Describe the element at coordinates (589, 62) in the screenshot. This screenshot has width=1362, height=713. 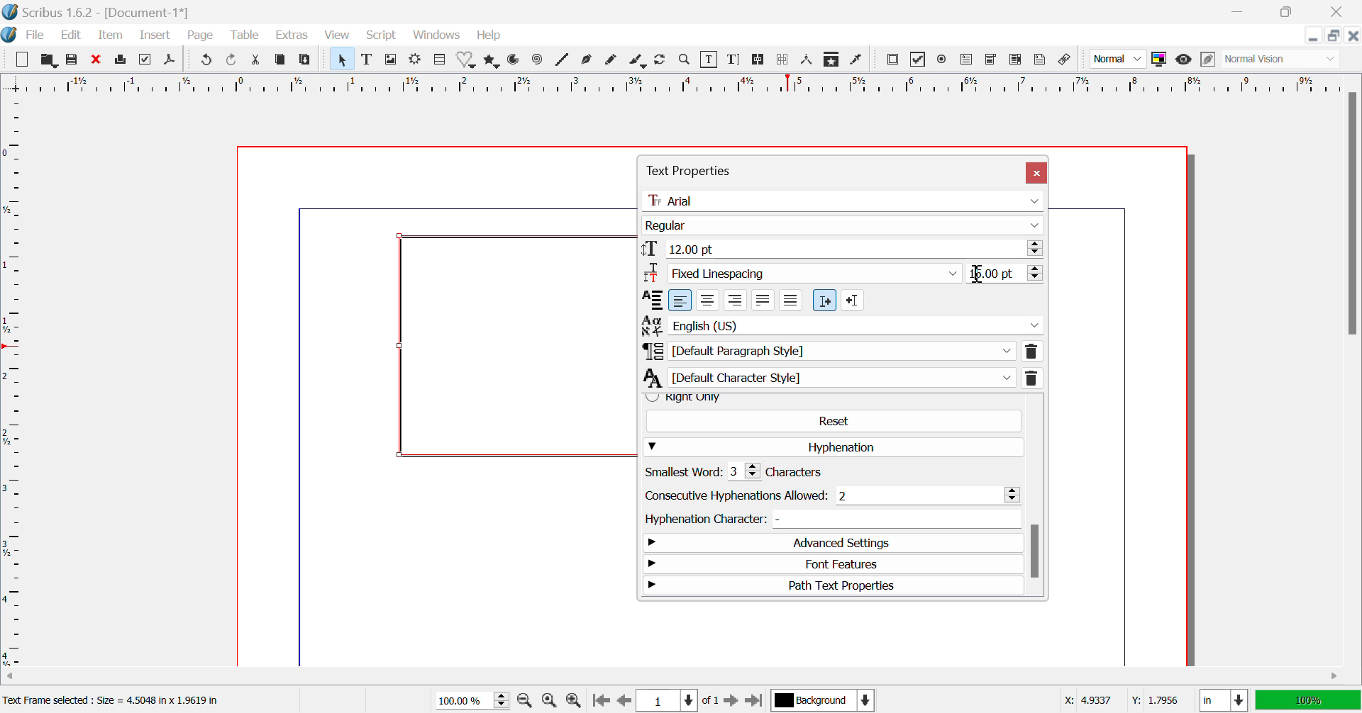
I see `Bezier Curve` at that location.